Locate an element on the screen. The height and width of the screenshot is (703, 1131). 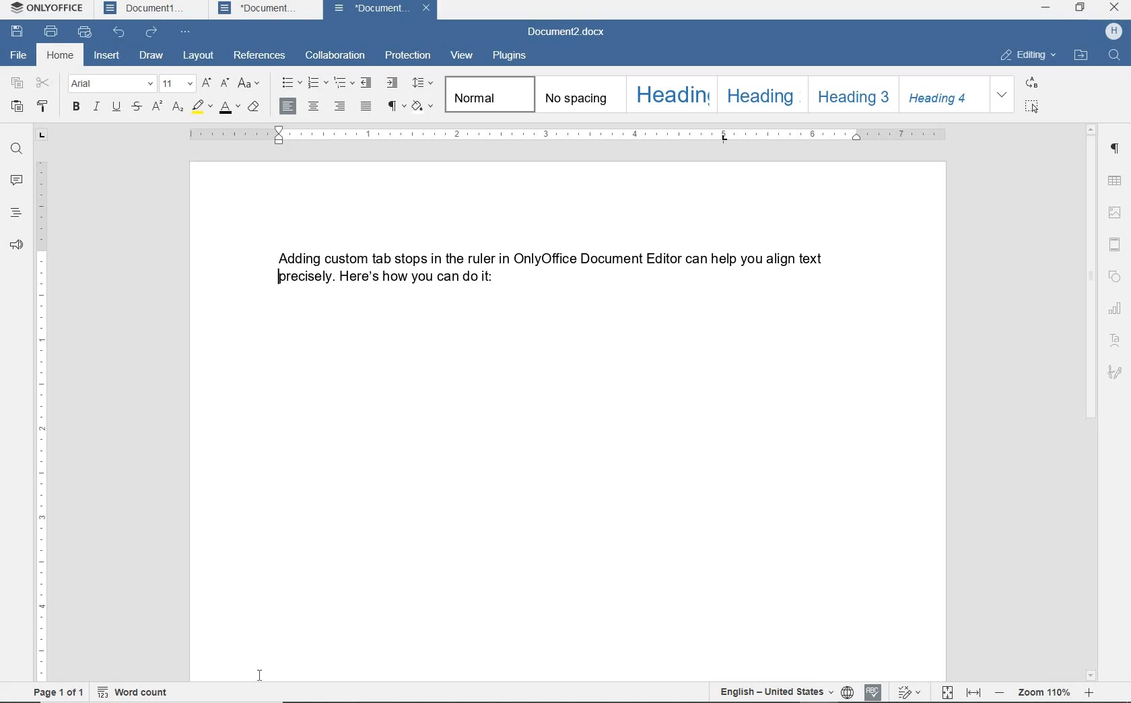
shading is located at coordinates (421, 106).